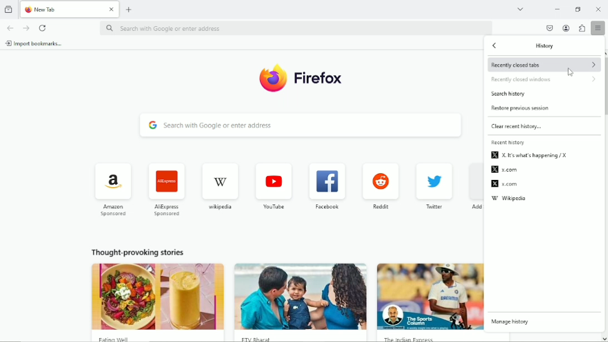  What do you see at coordinates (599, 9) in the screenshot?
I see `Close` at bounding box center [599, 9].